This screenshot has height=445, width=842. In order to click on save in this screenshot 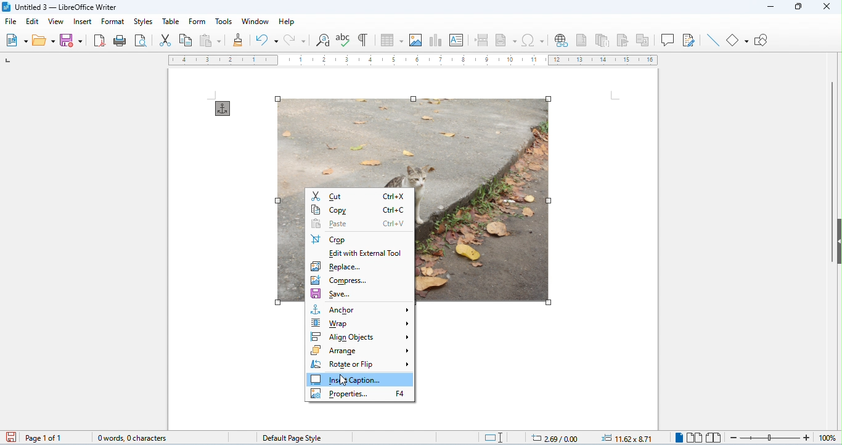, I will do `click(74, 40)`.